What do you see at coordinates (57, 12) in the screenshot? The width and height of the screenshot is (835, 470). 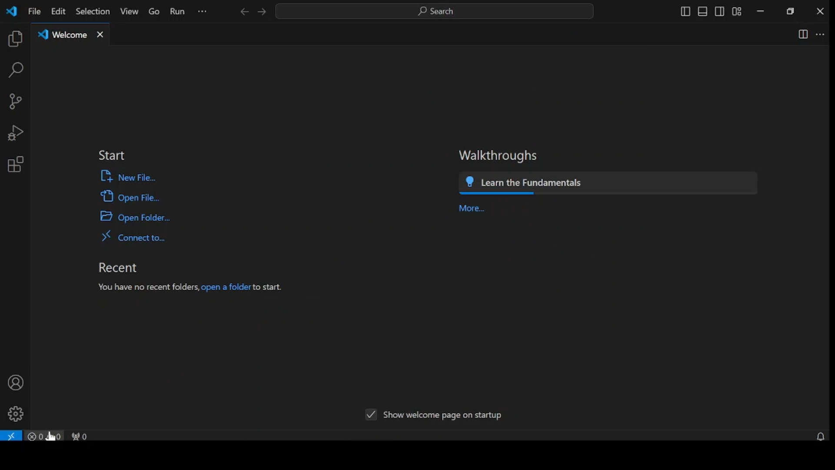 I see `edit` at bounding box center [57, 12].